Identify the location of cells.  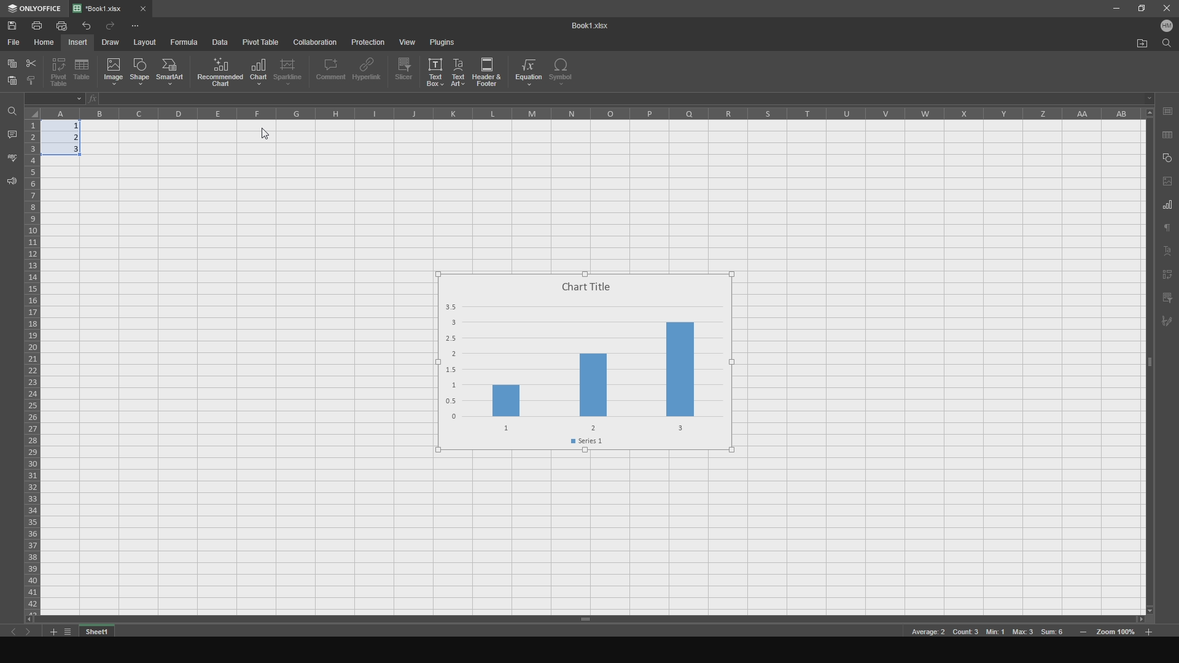
(32, 360).